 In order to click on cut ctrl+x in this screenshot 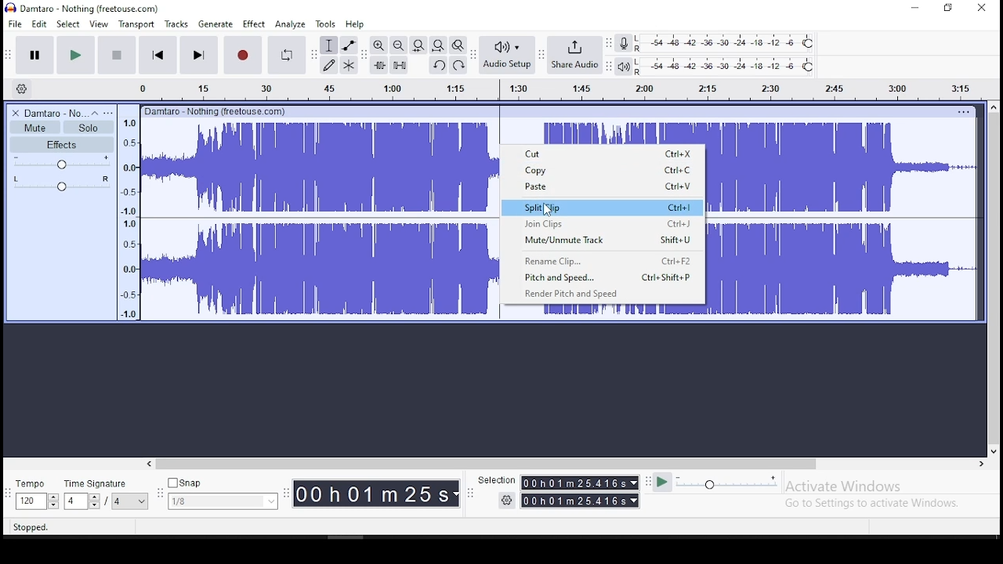, I will do `click(610, 154)`.